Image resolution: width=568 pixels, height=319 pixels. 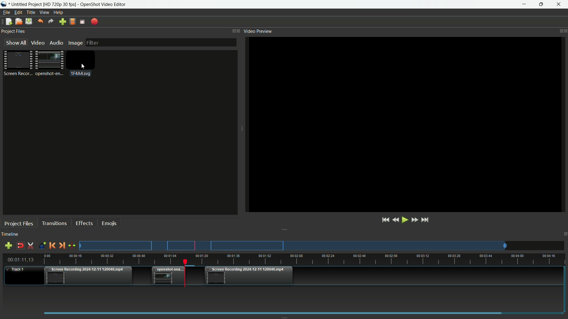 I want to click on Disable snap, so click(x=21, y=246).